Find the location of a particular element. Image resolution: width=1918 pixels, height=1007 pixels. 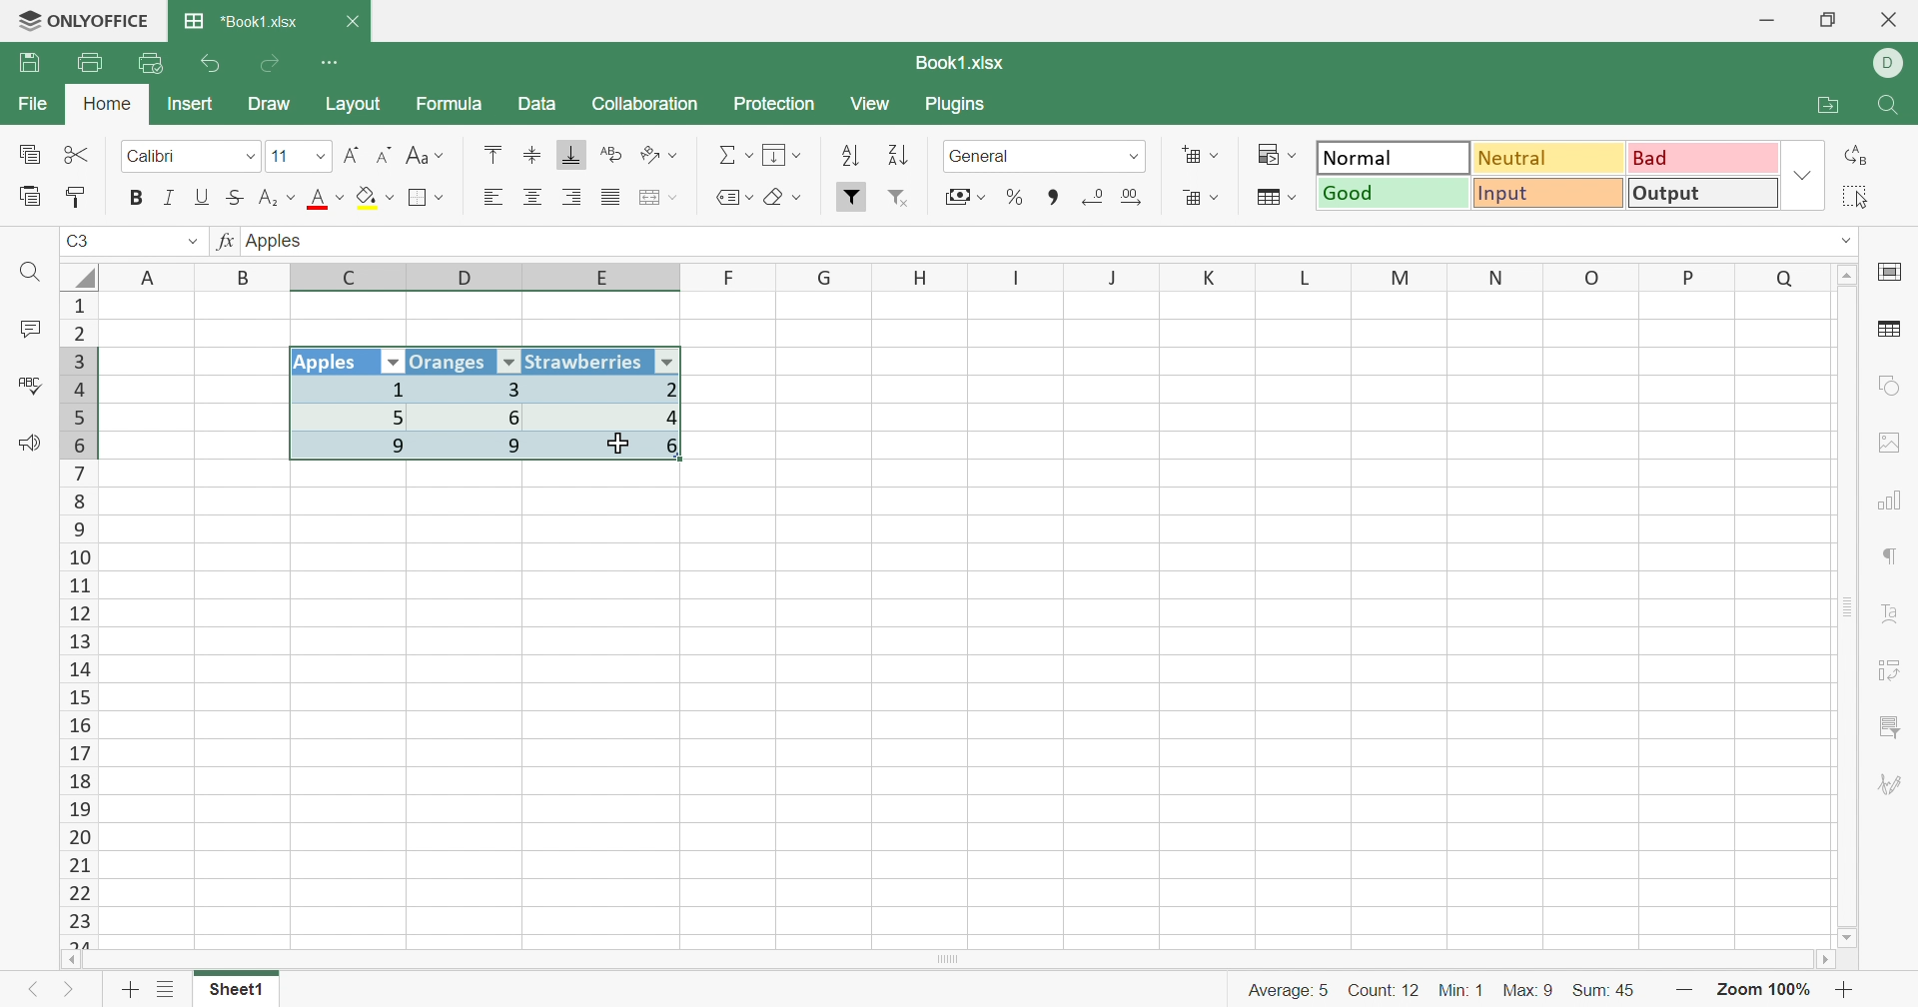

Quick Print is located at coordinates (152, 63).